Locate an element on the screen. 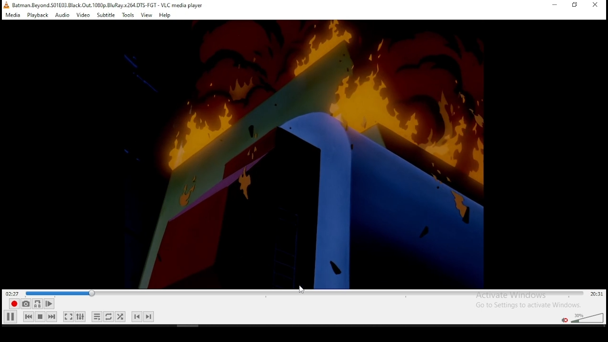 The image size is (608, 342). restore is located at coordinates (575, 5).